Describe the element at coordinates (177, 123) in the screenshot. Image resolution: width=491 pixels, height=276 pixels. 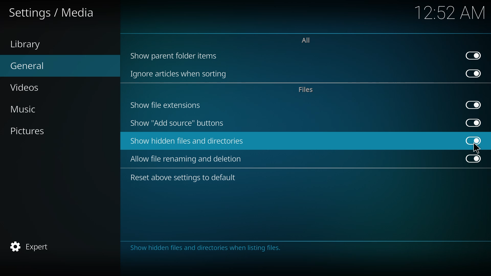
I see `show add source button` at that location.